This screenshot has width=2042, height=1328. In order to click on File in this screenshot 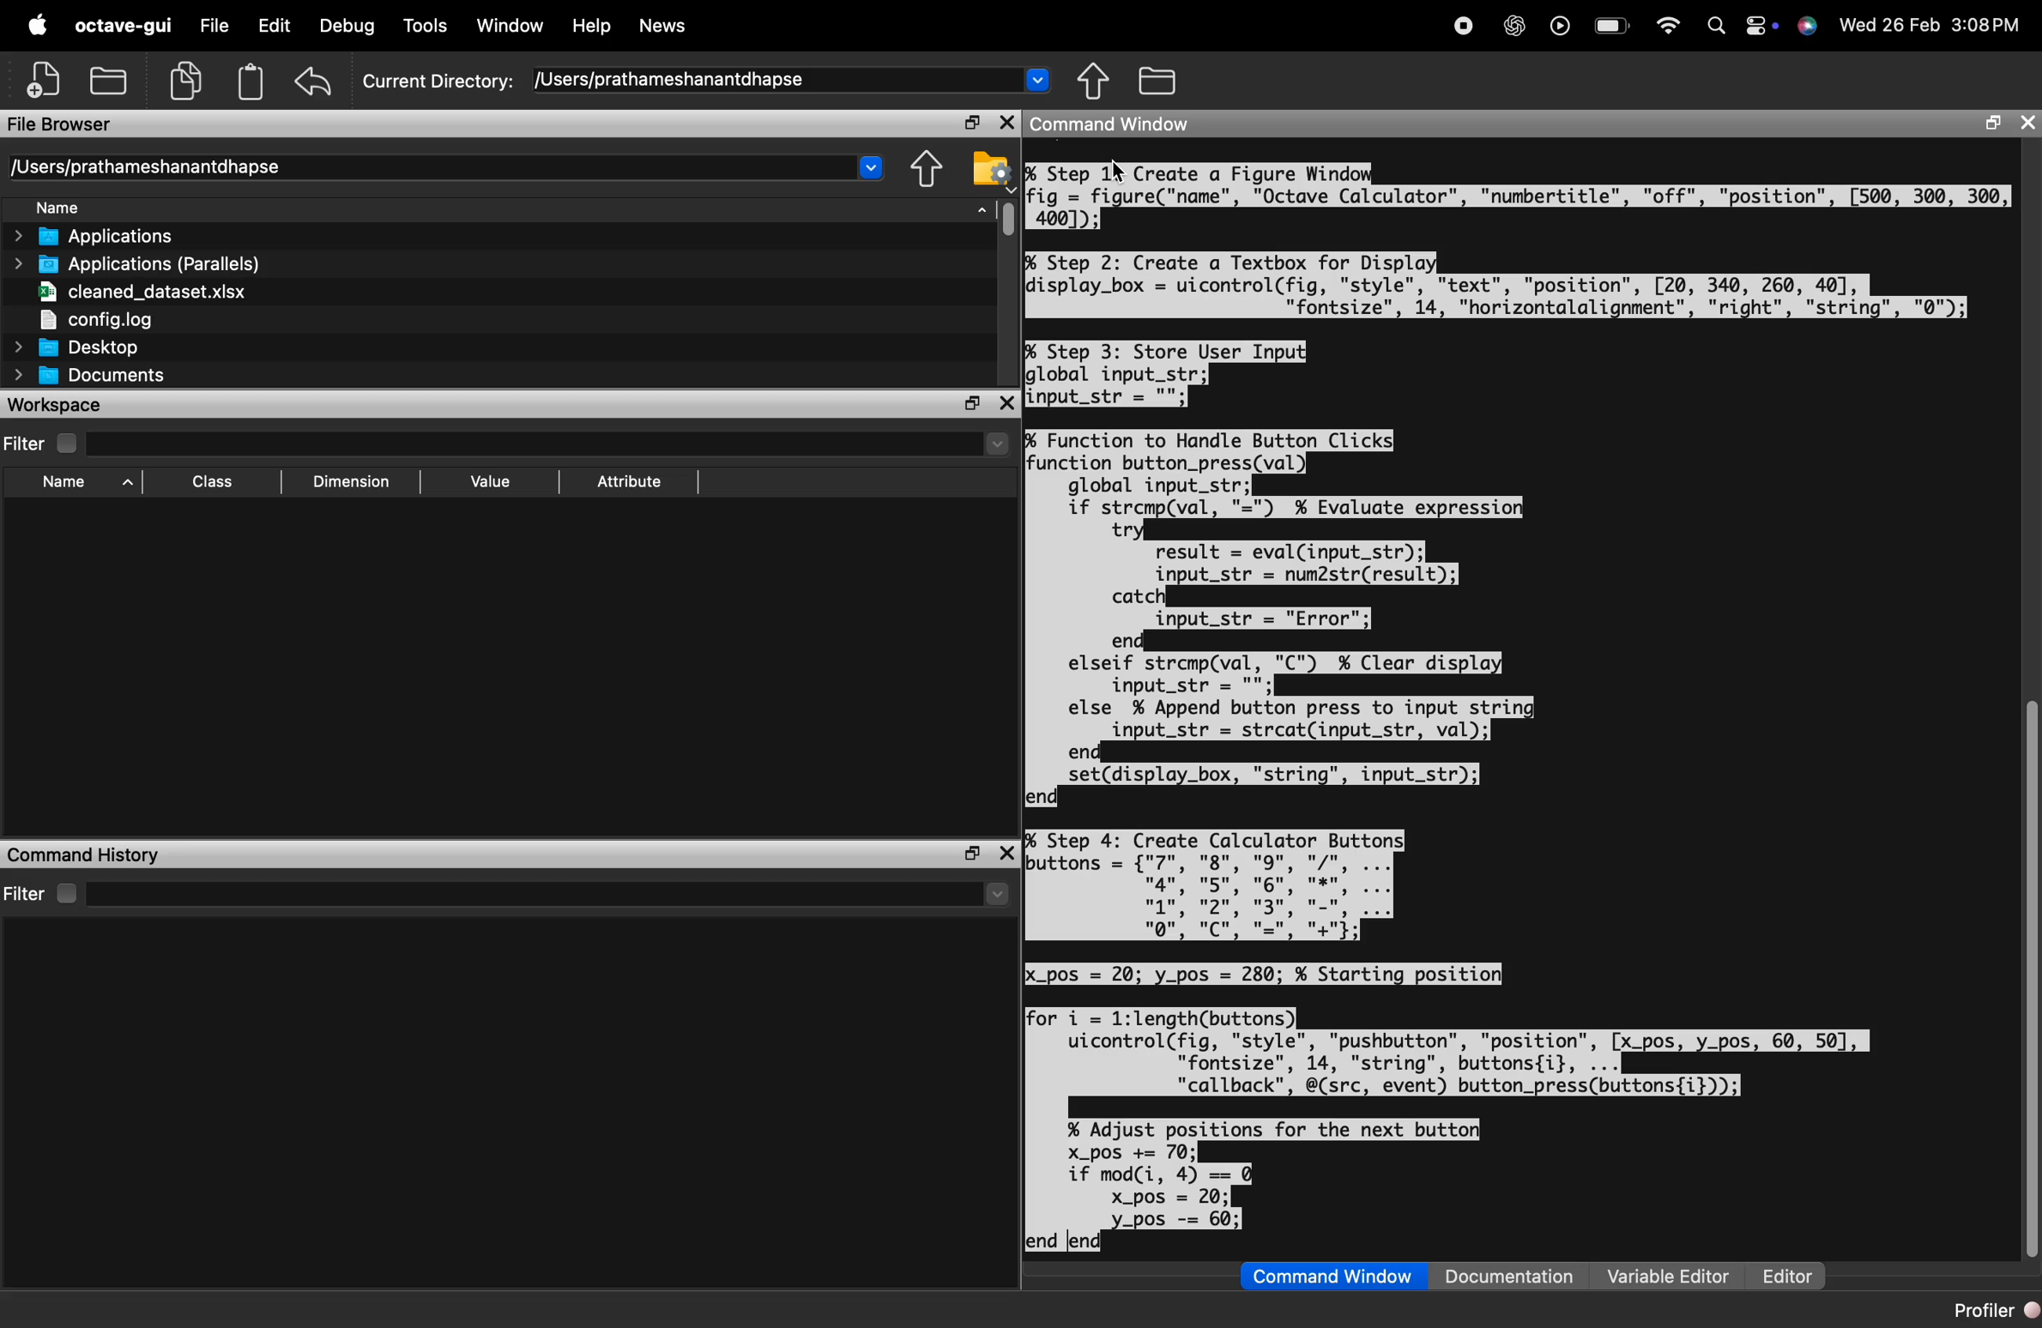, I will do `click(212, 26)`.